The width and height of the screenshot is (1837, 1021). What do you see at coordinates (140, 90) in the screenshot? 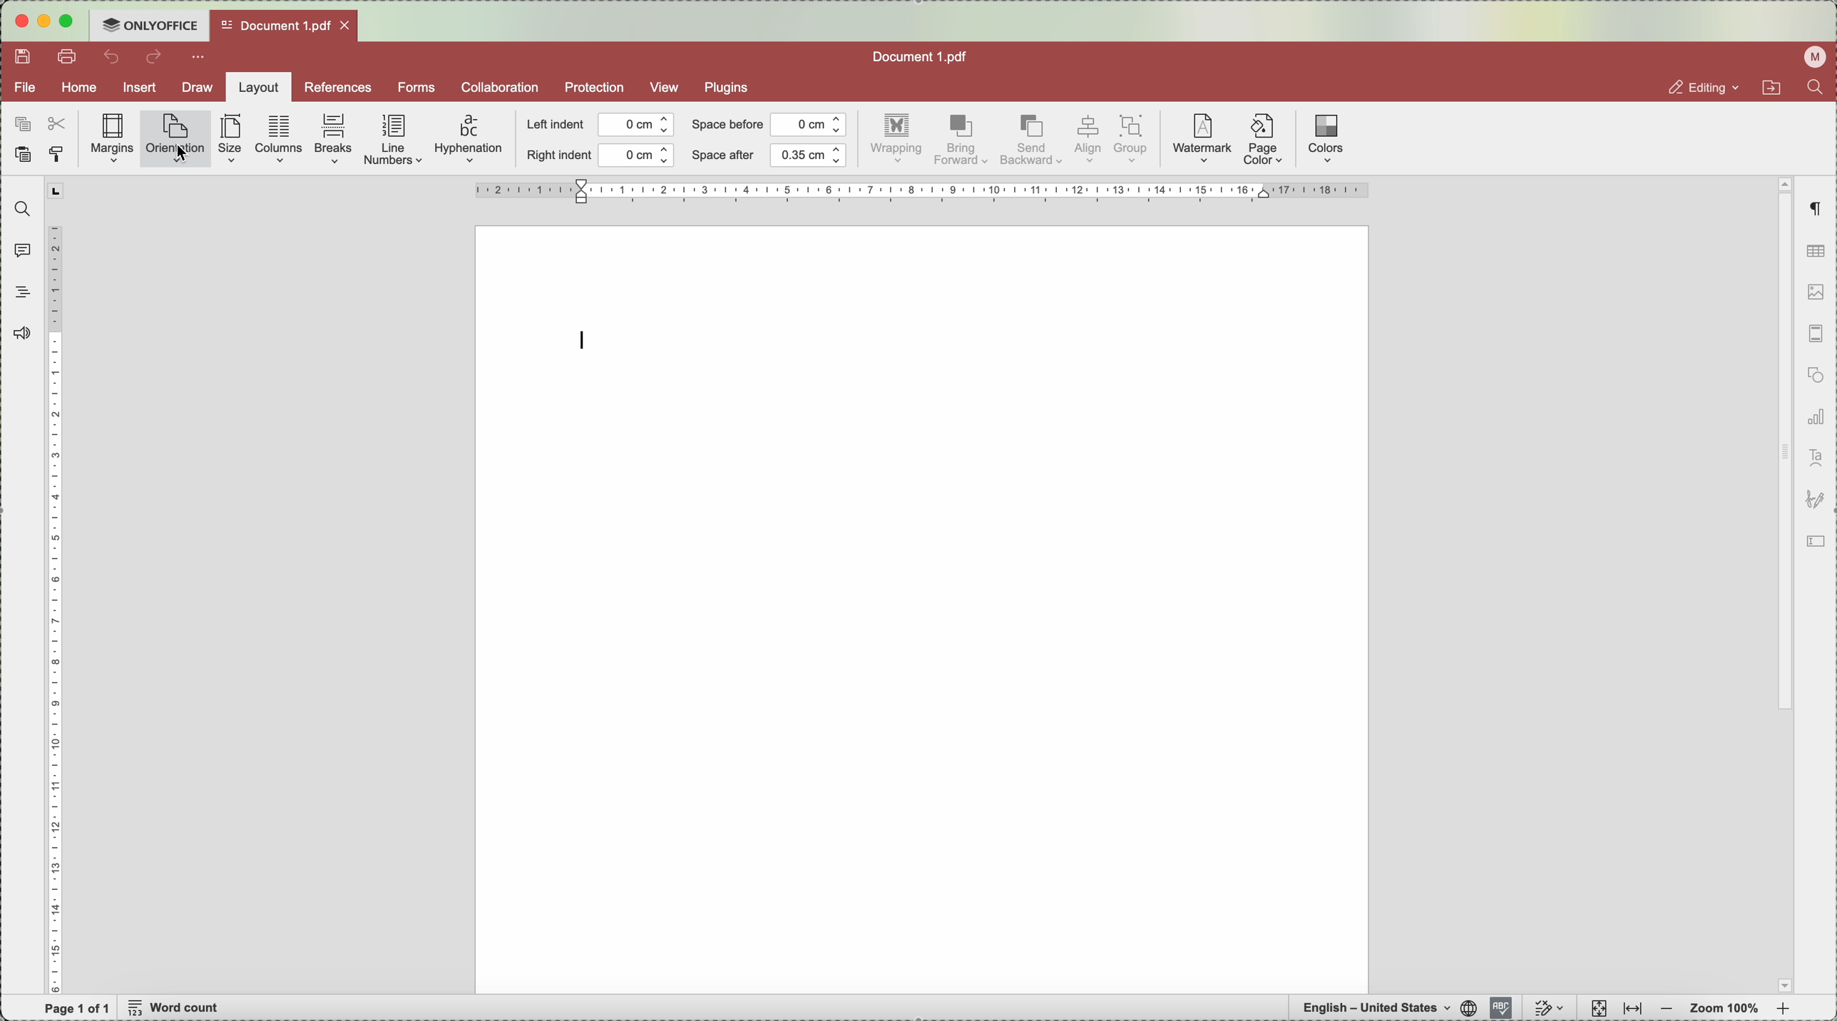
I see `insert` at bounding box center [140, 90].